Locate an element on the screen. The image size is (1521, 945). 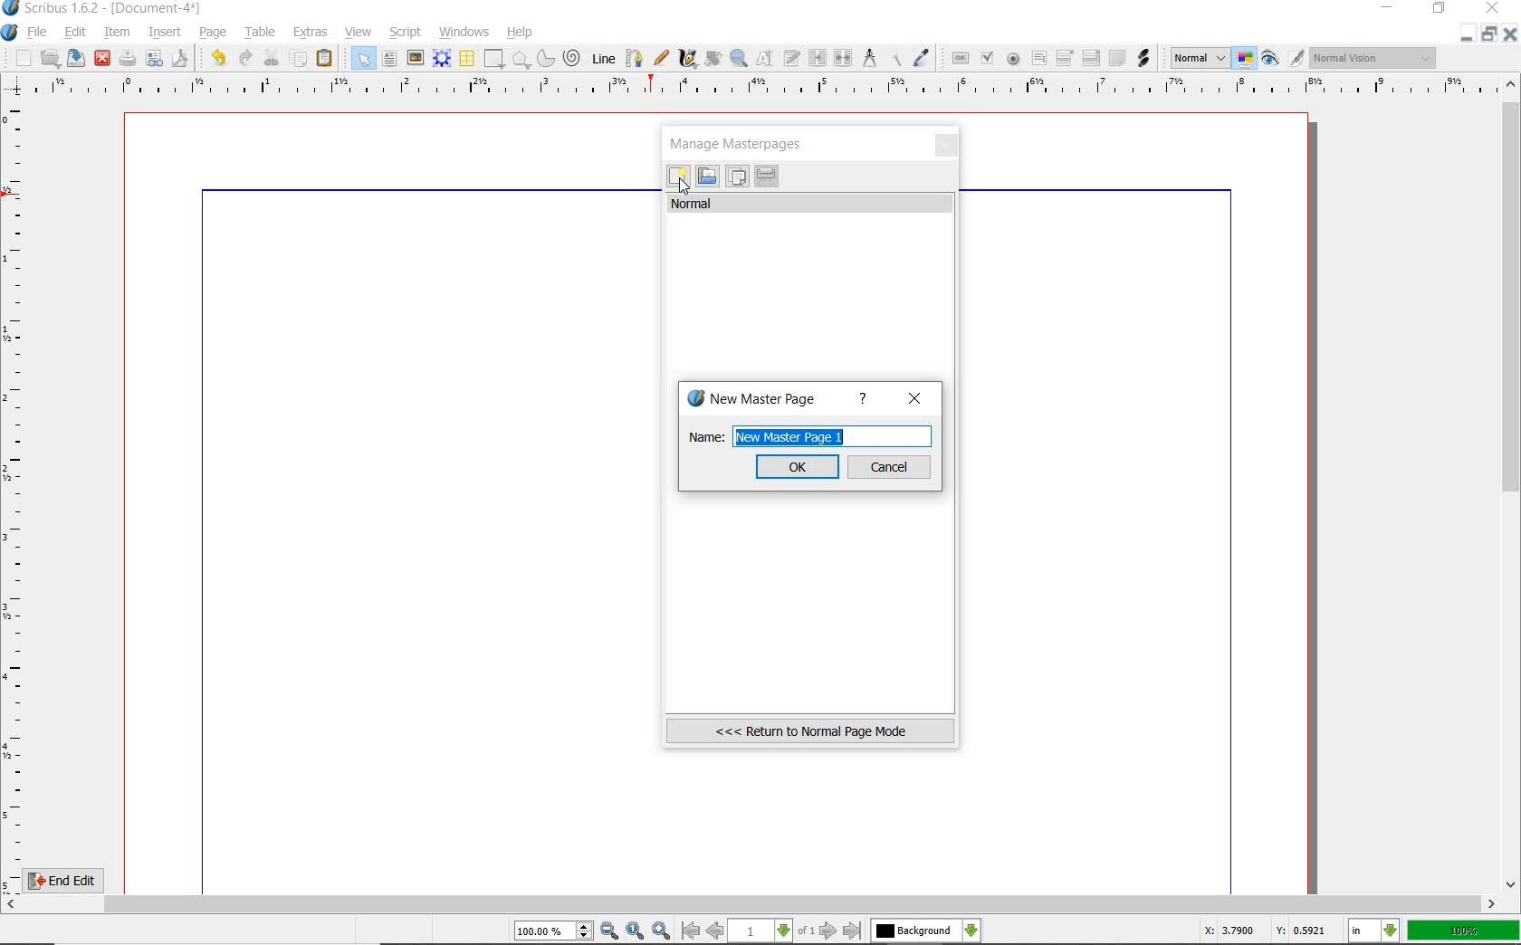
pdf combo box is located at coordinates (1066, 57).